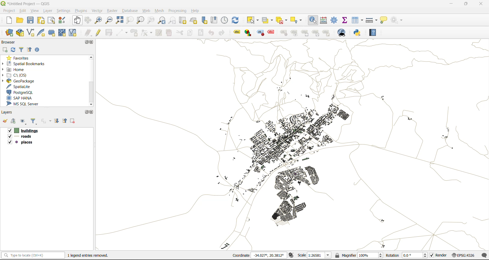 This screenshot has height=260, width=489. I want to click on Hierarchy, so click(317, 33).